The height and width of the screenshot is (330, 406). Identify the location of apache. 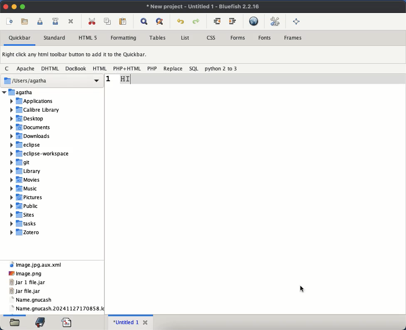
(27, 69).